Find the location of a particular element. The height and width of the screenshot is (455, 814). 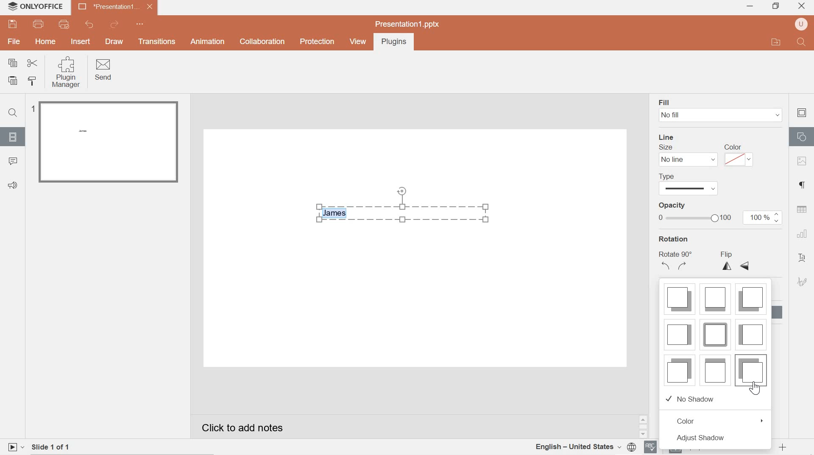

opacity bar is located at coordinates (693, 219).